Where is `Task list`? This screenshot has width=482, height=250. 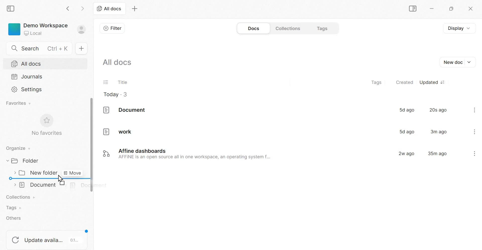 Task list is located at coordinates (106, 82).